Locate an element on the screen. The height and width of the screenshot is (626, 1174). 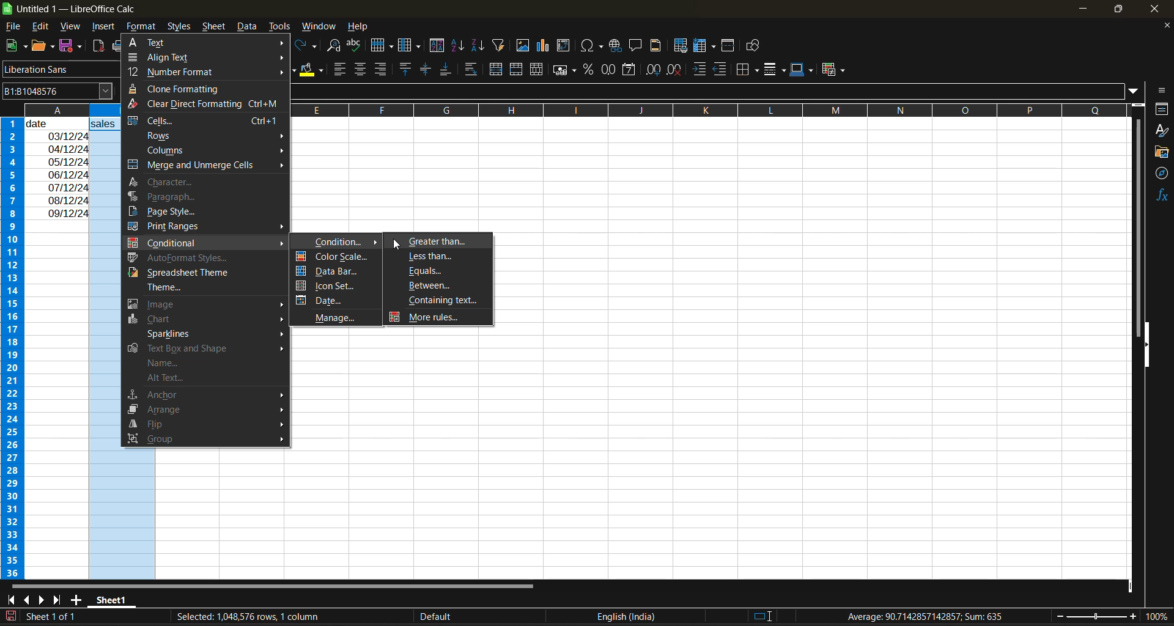
wrap text is located at coordinates (473, 69).